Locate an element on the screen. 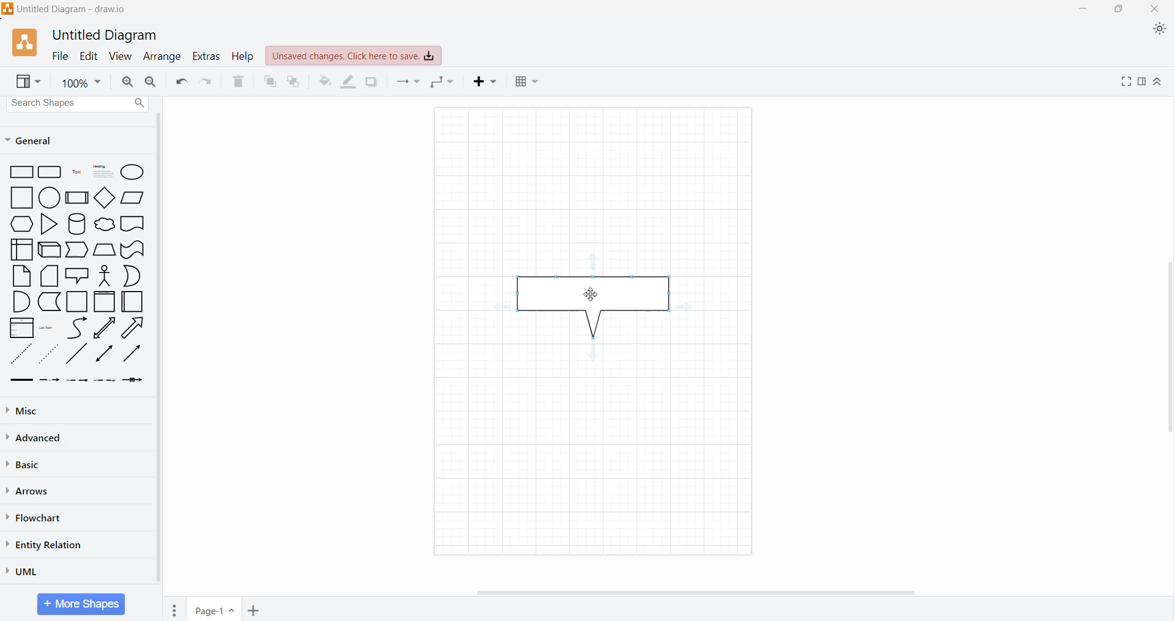 Image resolution: width=1174 pixels, height=621 pixels. Zoom is located at coordinates (81, 81).